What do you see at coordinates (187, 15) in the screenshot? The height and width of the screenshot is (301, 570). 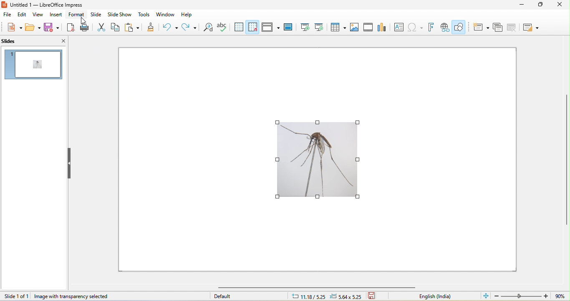 I see `help` at bounding box center [187, 15].